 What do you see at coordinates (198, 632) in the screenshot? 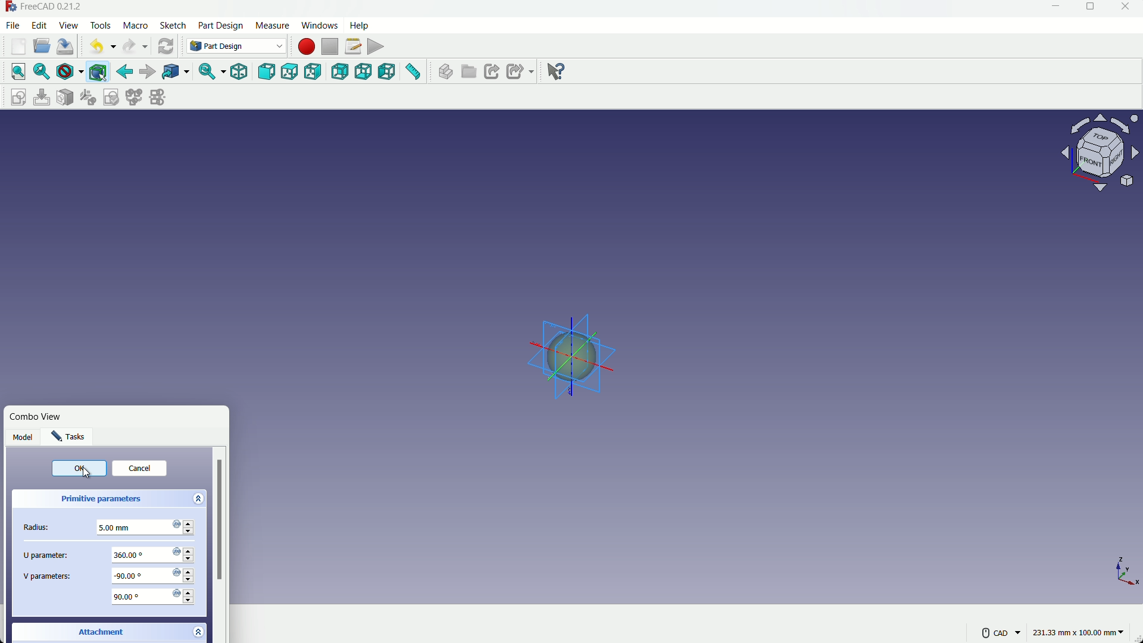
I see `expand/collapse` at bounding box center [198, 632].